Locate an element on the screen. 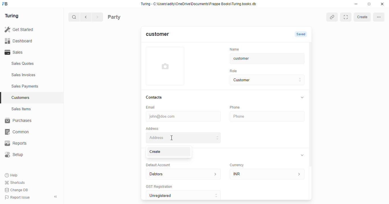 This screenshot has height=204, width=389. Customer is located at coordinates (261, 80).